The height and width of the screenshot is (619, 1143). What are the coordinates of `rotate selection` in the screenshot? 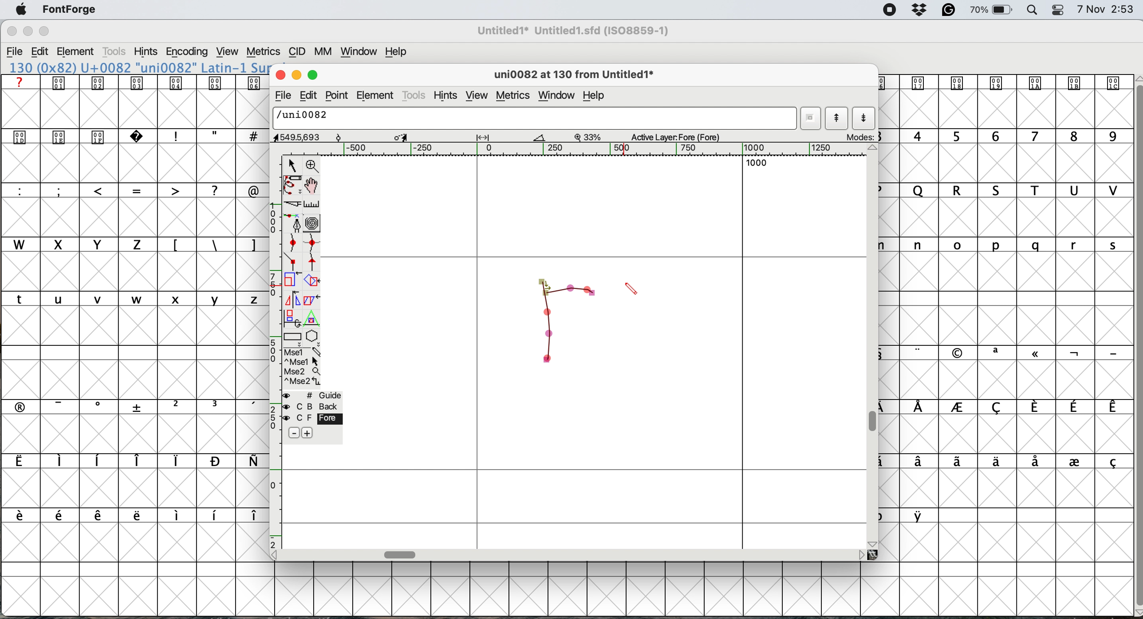 It's located at (313, 281).